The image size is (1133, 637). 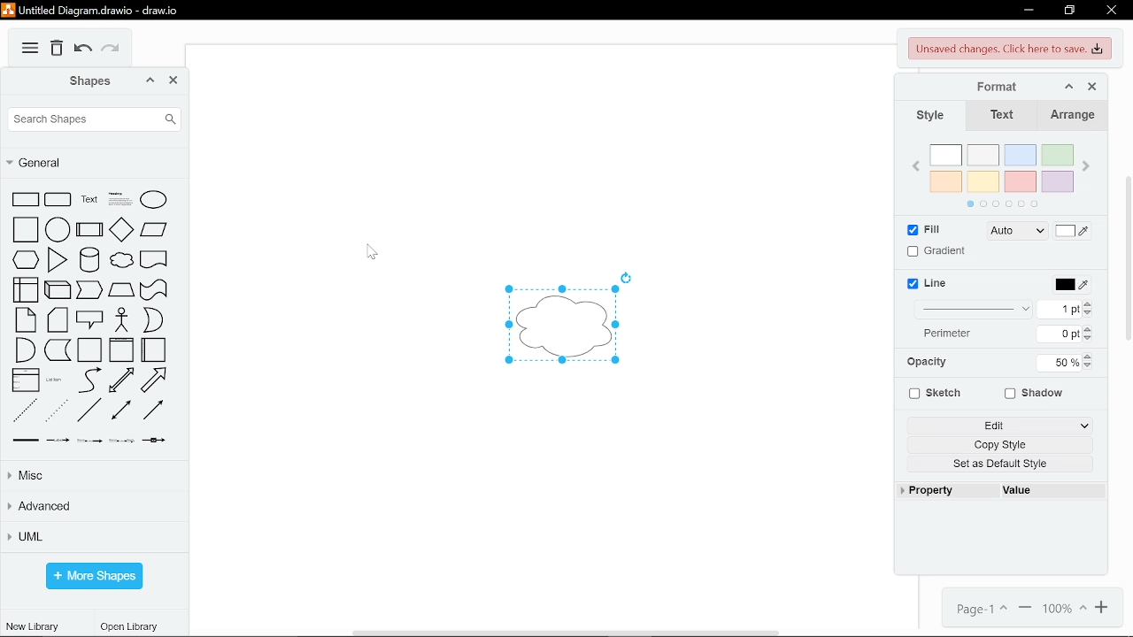 What do you see at coordinates (155, 351) in the screenshot?
I see `horizontal container` at bounding box center [155, 351].